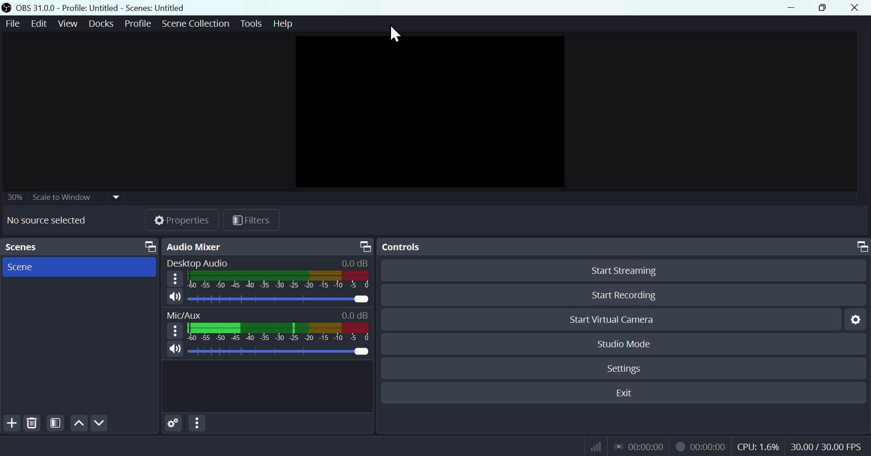 This screenshot has width=871, height=456. I want to click on More options, so click(175, 330).